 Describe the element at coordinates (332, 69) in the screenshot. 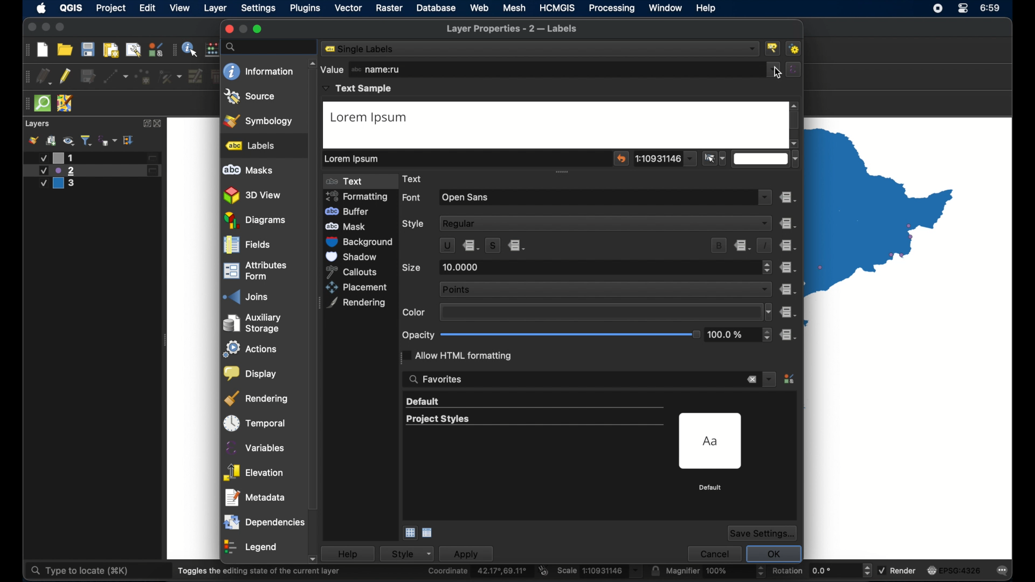

I see `value` at that location.